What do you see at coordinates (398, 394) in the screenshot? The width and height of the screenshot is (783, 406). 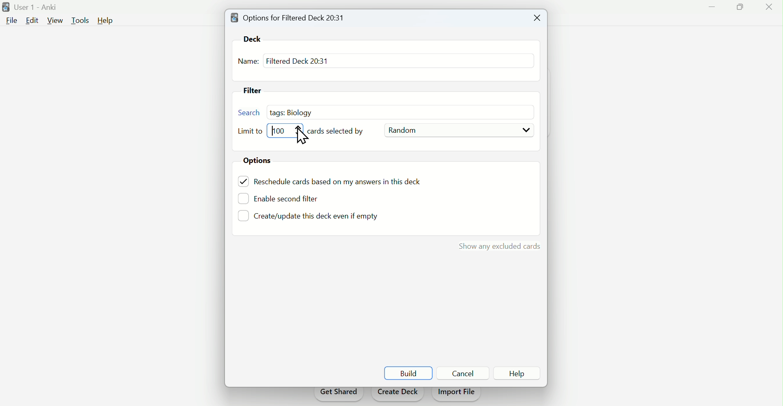 I see `Create deck` at bounding box center [398, 394].